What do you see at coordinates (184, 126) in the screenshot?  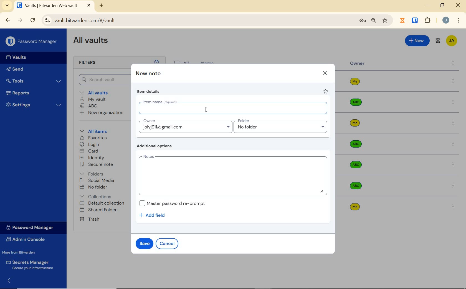 I see `Input Owner` at bounding box center [184, 126].